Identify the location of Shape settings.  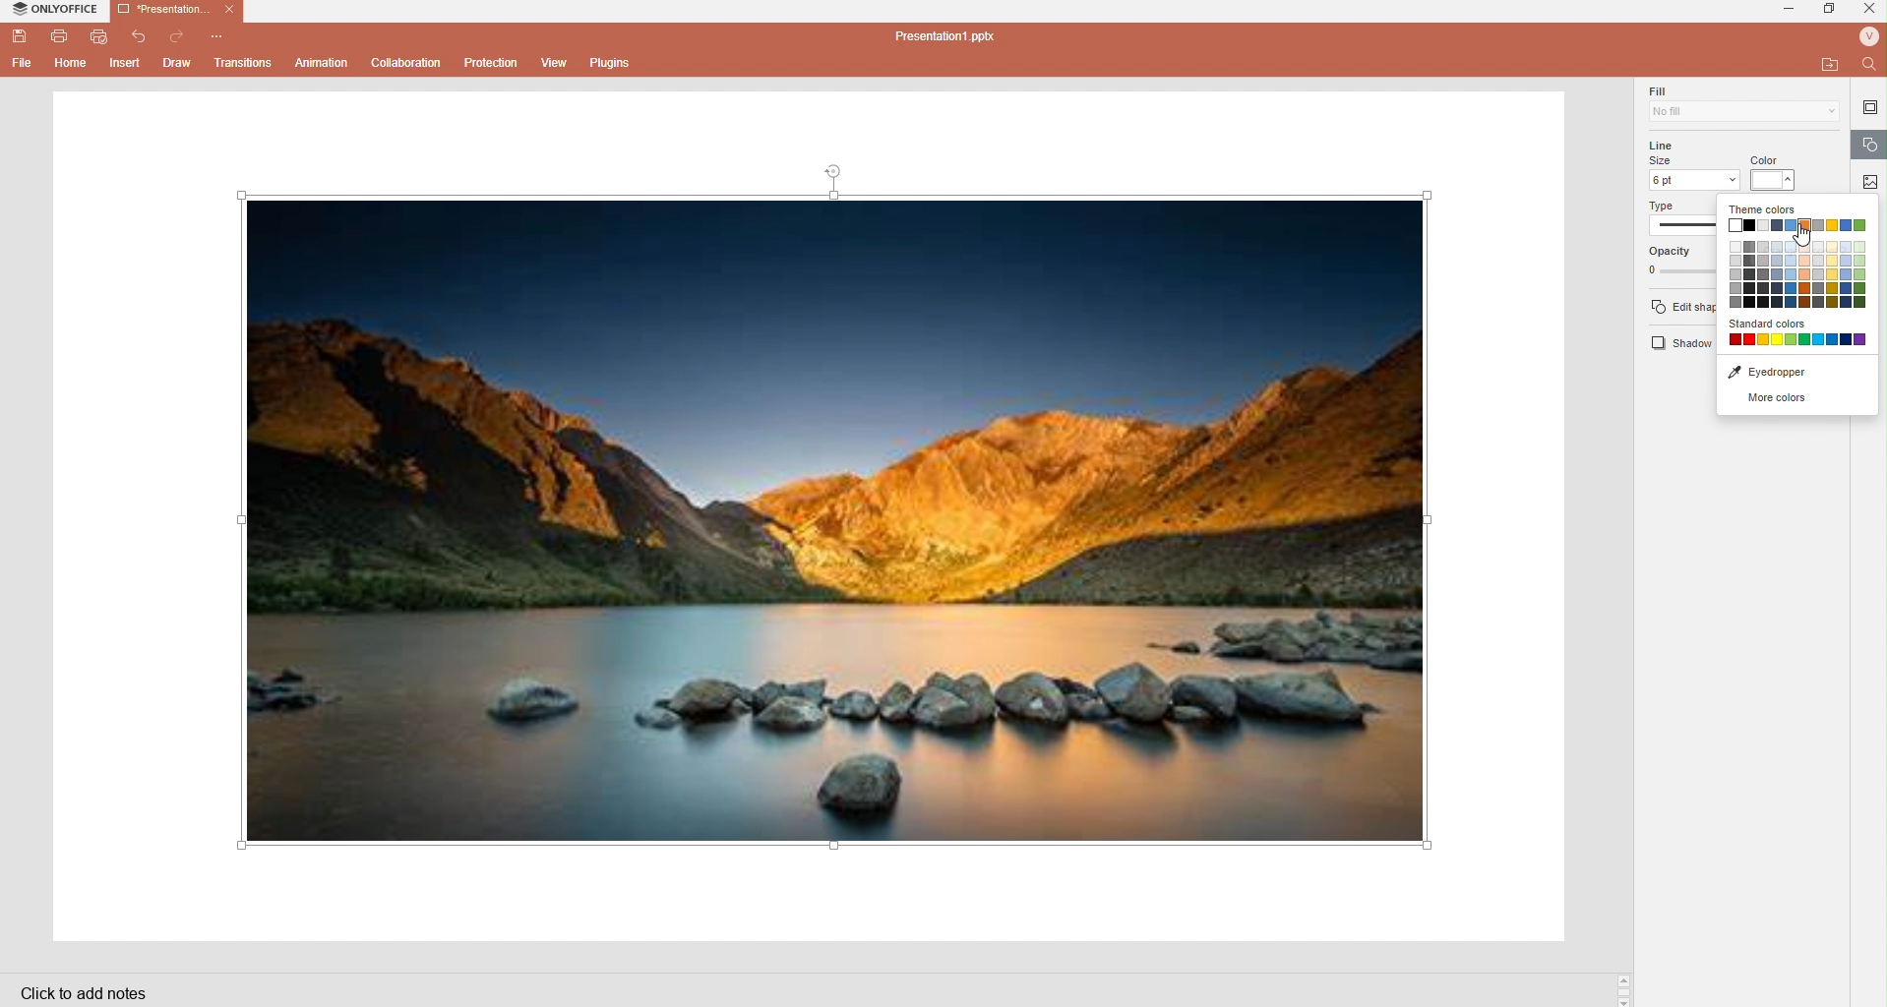
(1871, 147).